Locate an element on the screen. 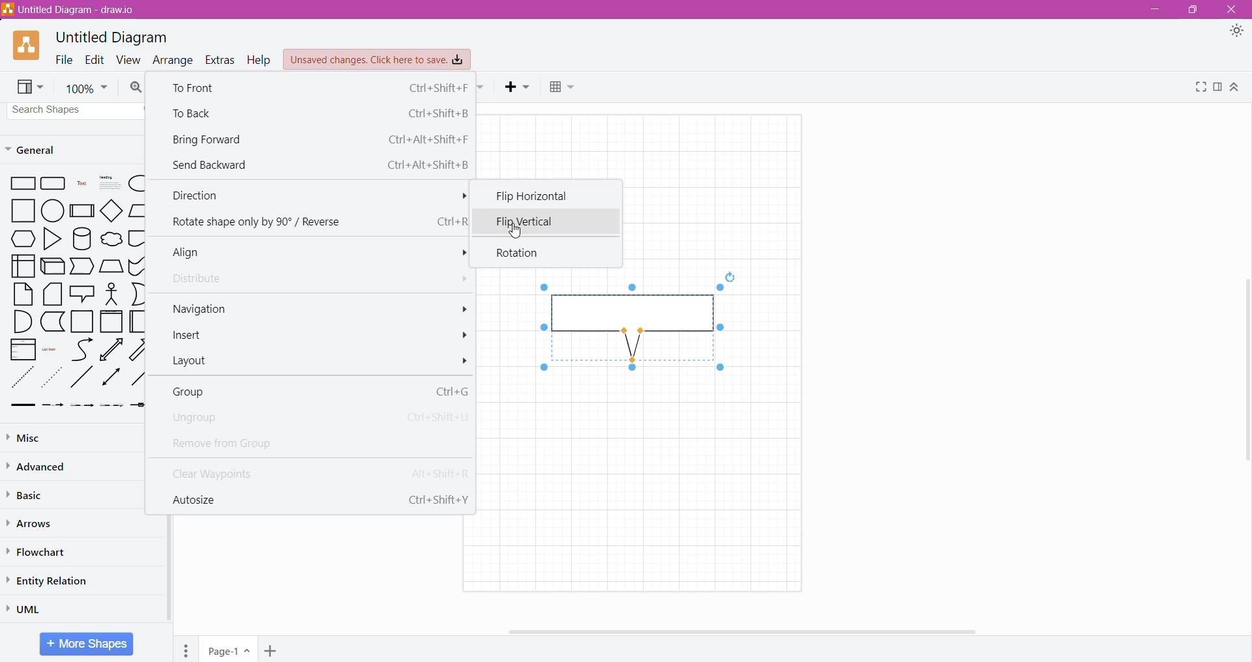 The image size is (1252, 662). preparation is located at coordinates (20, 239).